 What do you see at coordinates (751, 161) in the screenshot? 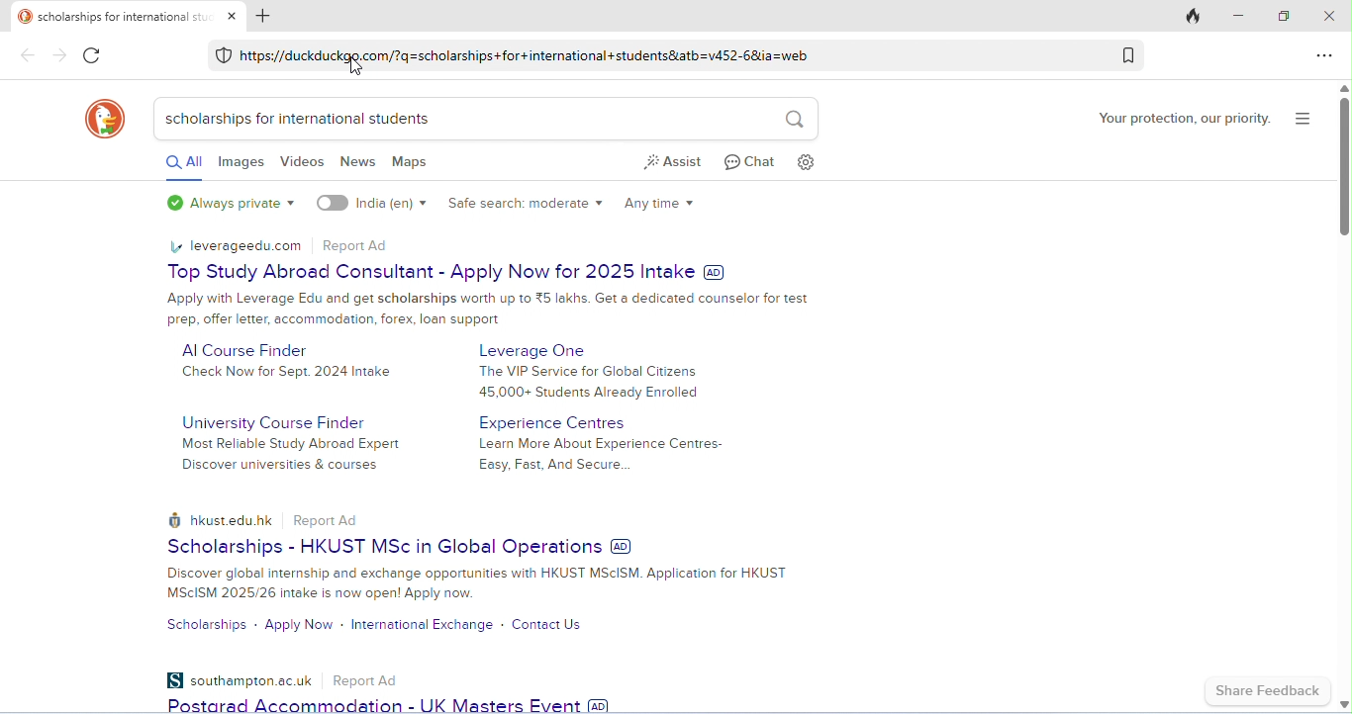
I see `chat` at bounding box center [751, 161].